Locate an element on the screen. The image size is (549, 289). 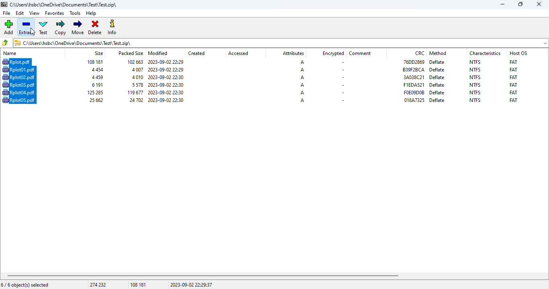
packed size is located at coordinates (130, 53).